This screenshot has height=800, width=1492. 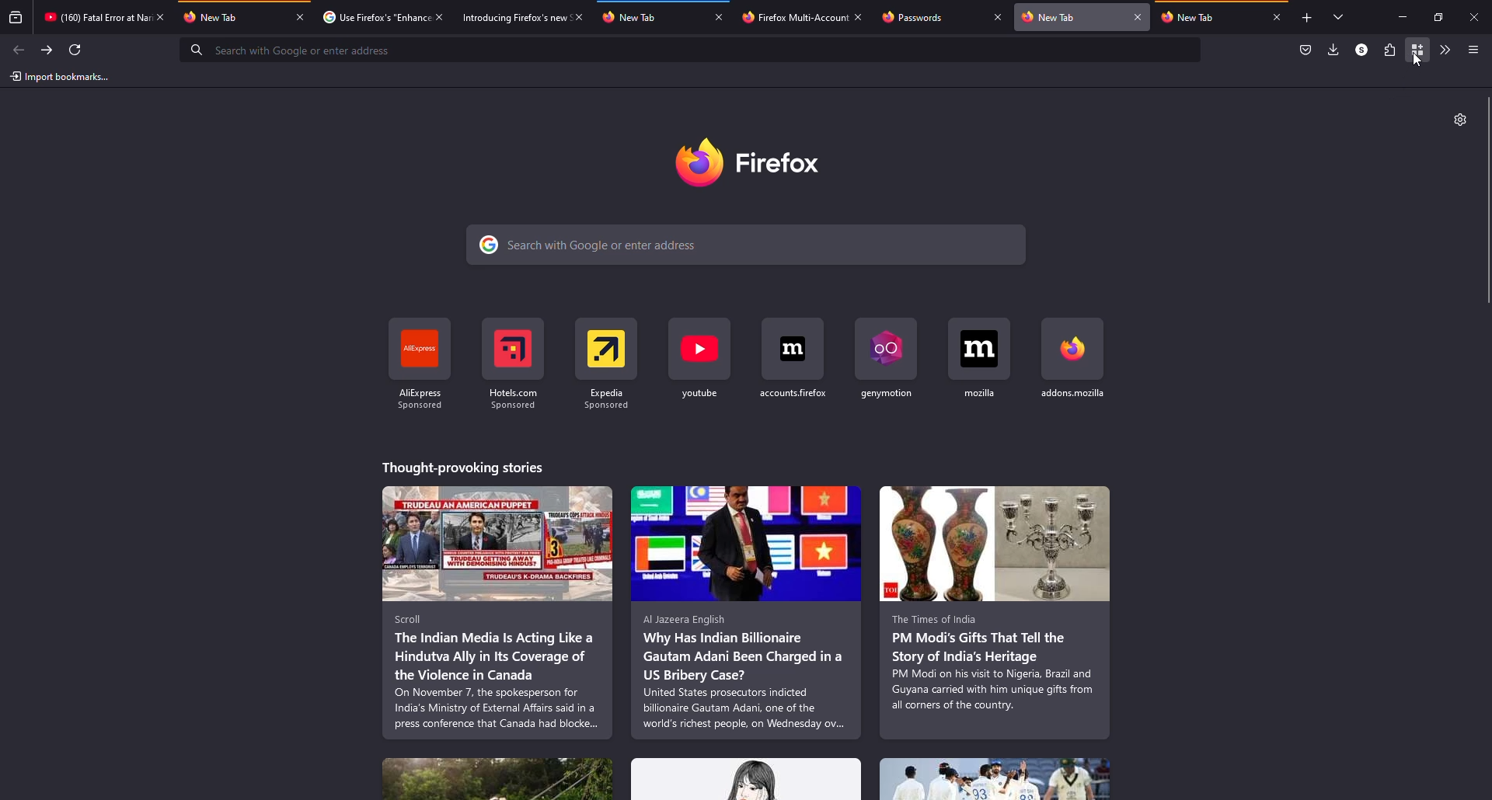 What do you see at coordinates (792, 17) in the screenshot?
I see `tab` at bounding box center [792, 17].